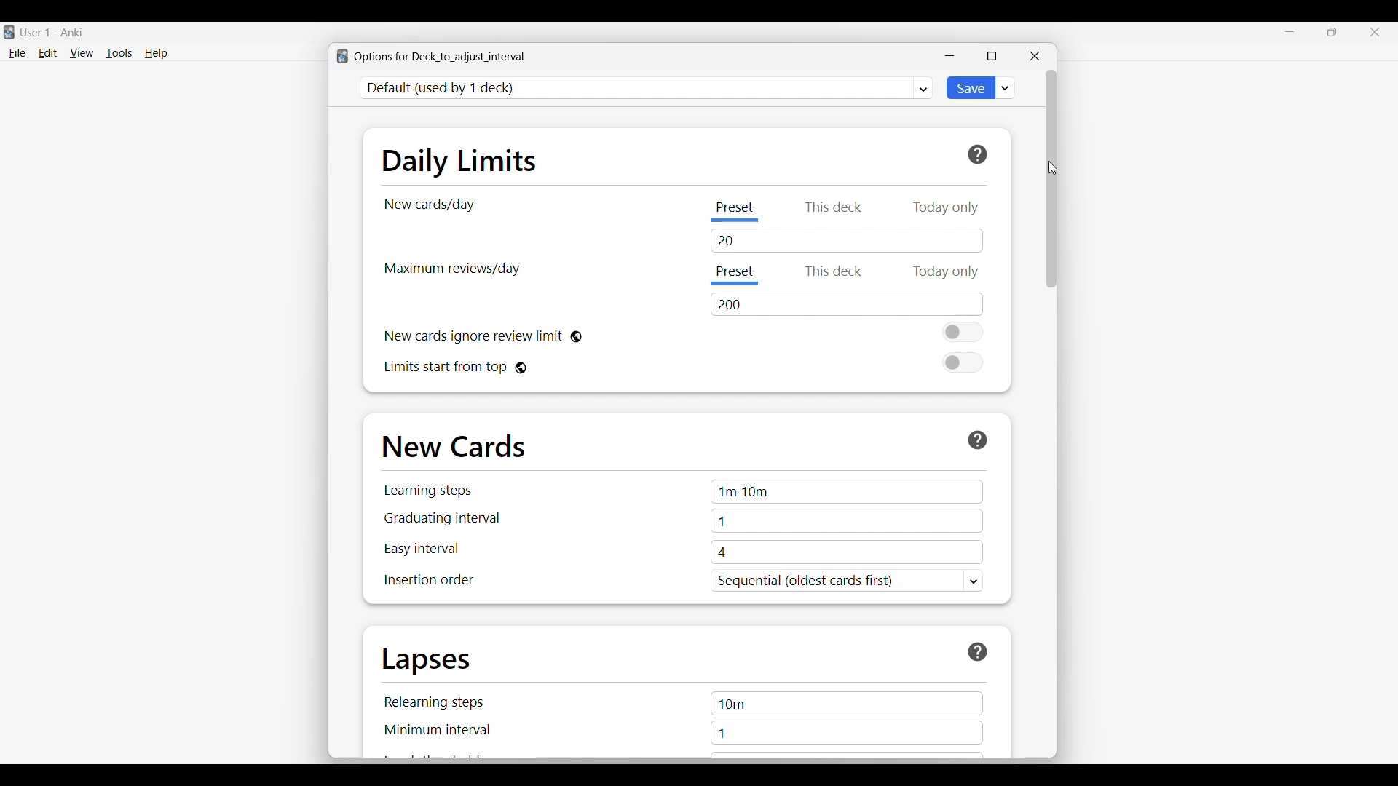  What do you see at coordinates (971, 87) in the screenshot?
I see `Click to save` at bounding box center [971, 87].